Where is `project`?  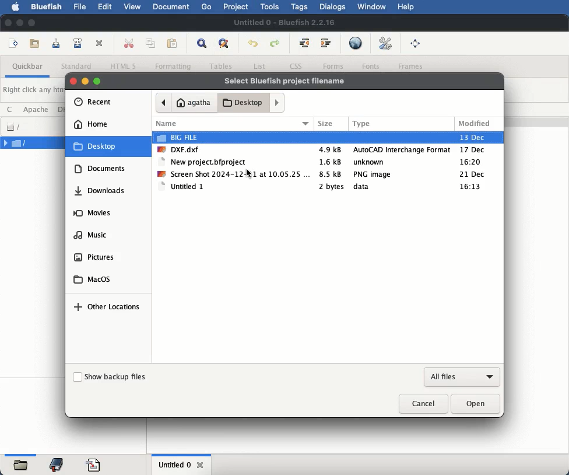 project is located at coordinates (237, 8).